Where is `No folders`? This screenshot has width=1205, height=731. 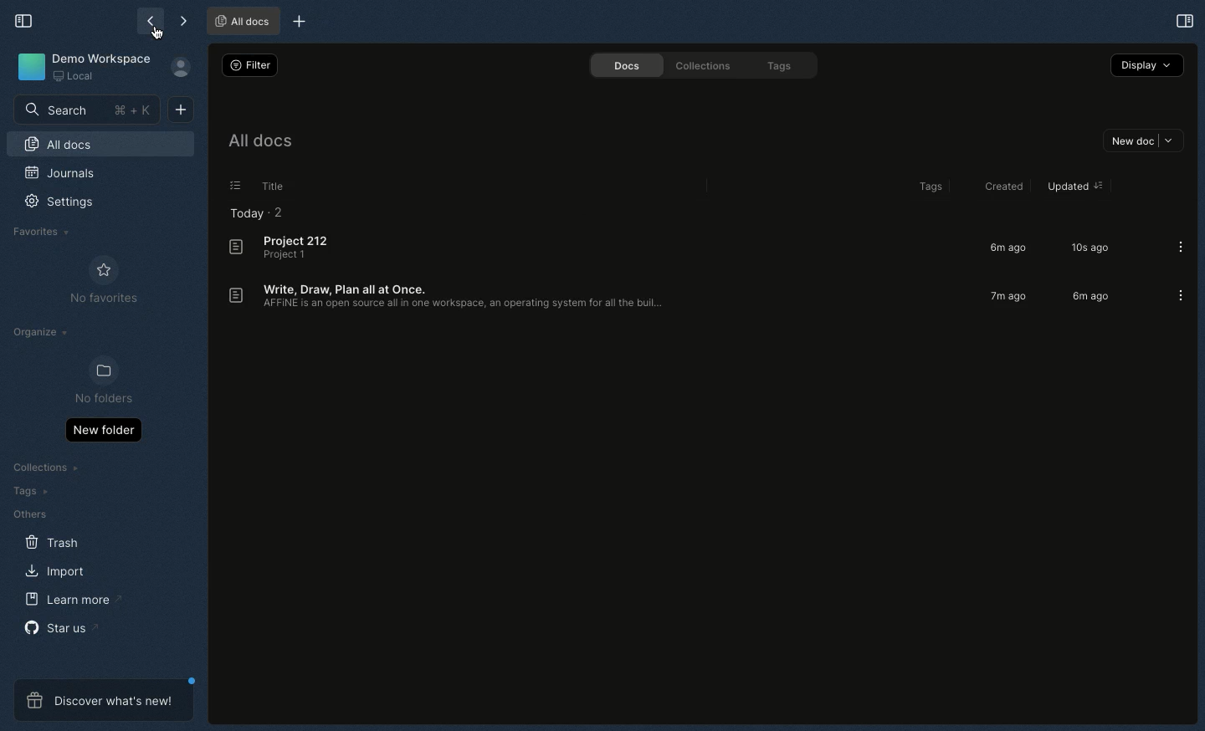
No folders is located at coordinates (105, 381).